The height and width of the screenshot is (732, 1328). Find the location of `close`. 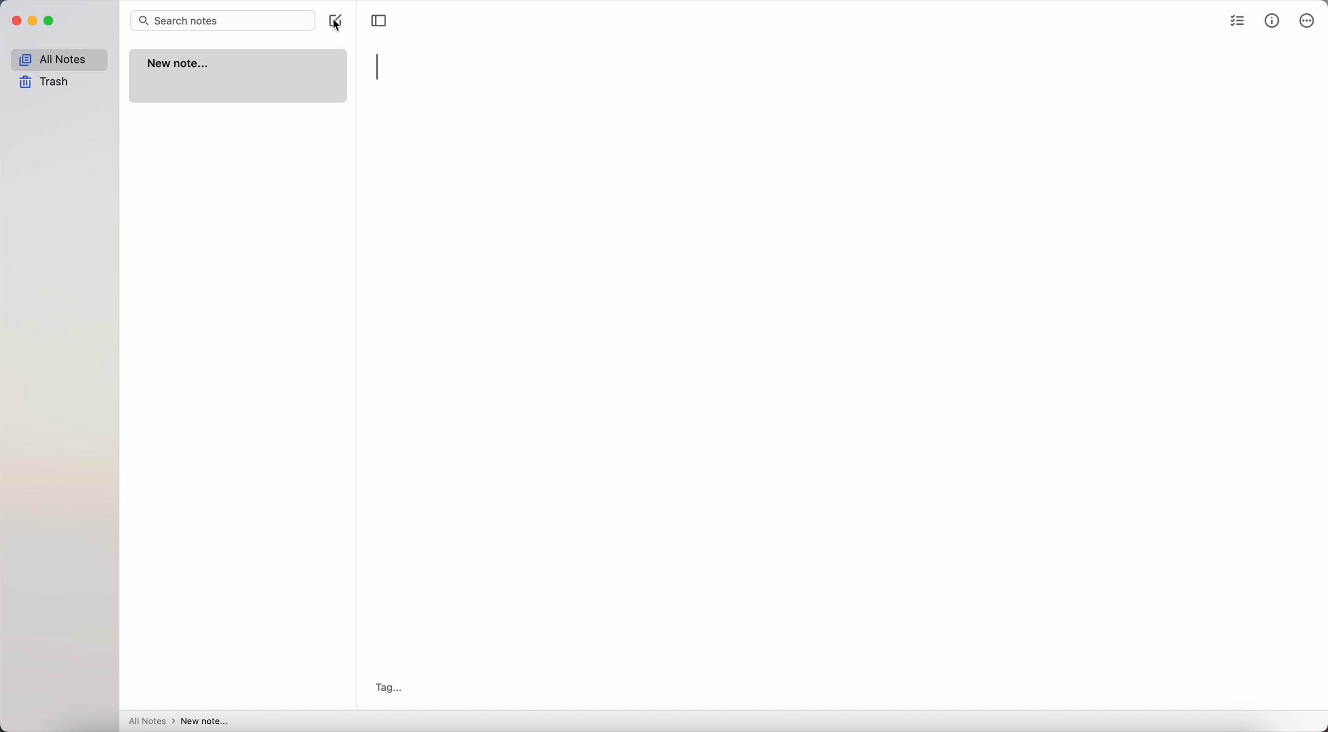

close is located at coordinates (16, 21).